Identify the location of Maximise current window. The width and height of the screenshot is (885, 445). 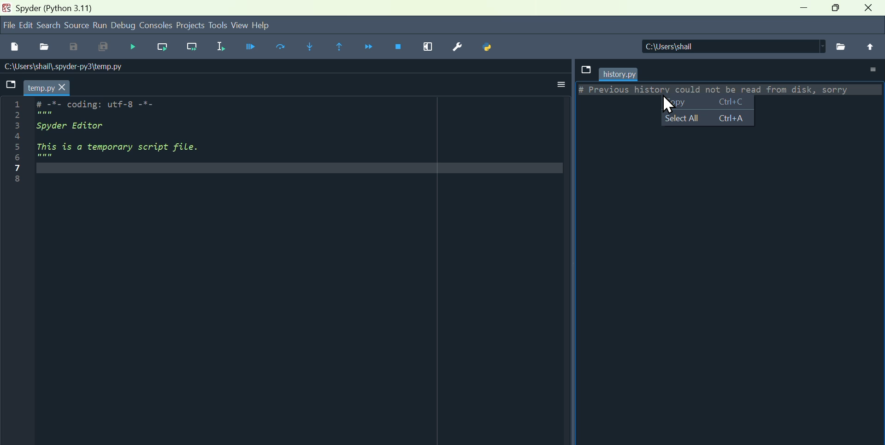
(429, 47).